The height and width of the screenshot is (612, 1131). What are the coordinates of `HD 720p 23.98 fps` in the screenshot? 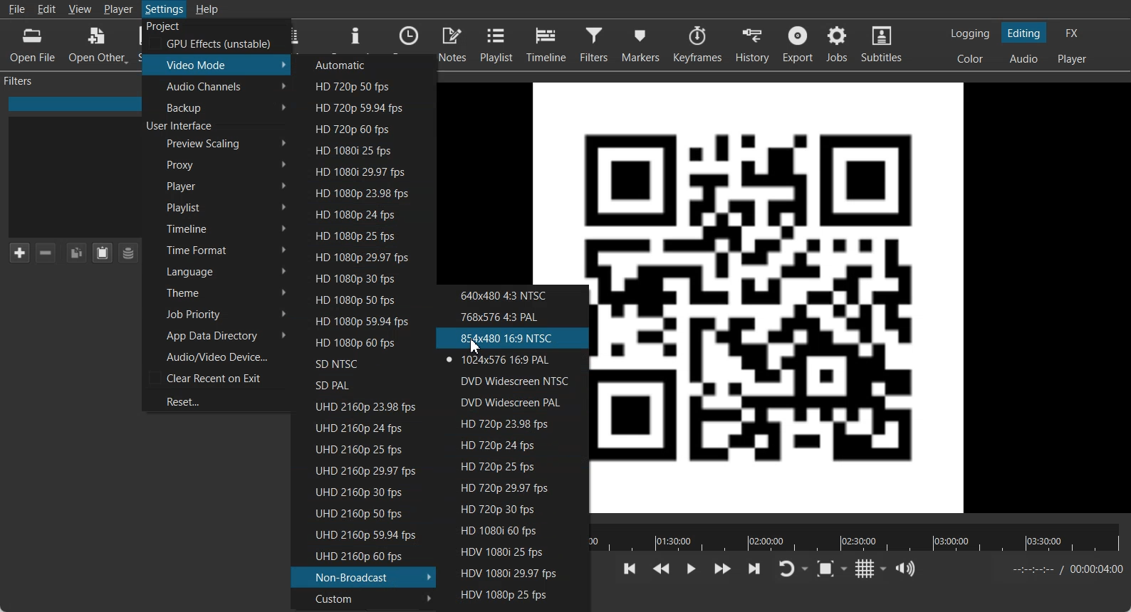 It's located at (517, 423).